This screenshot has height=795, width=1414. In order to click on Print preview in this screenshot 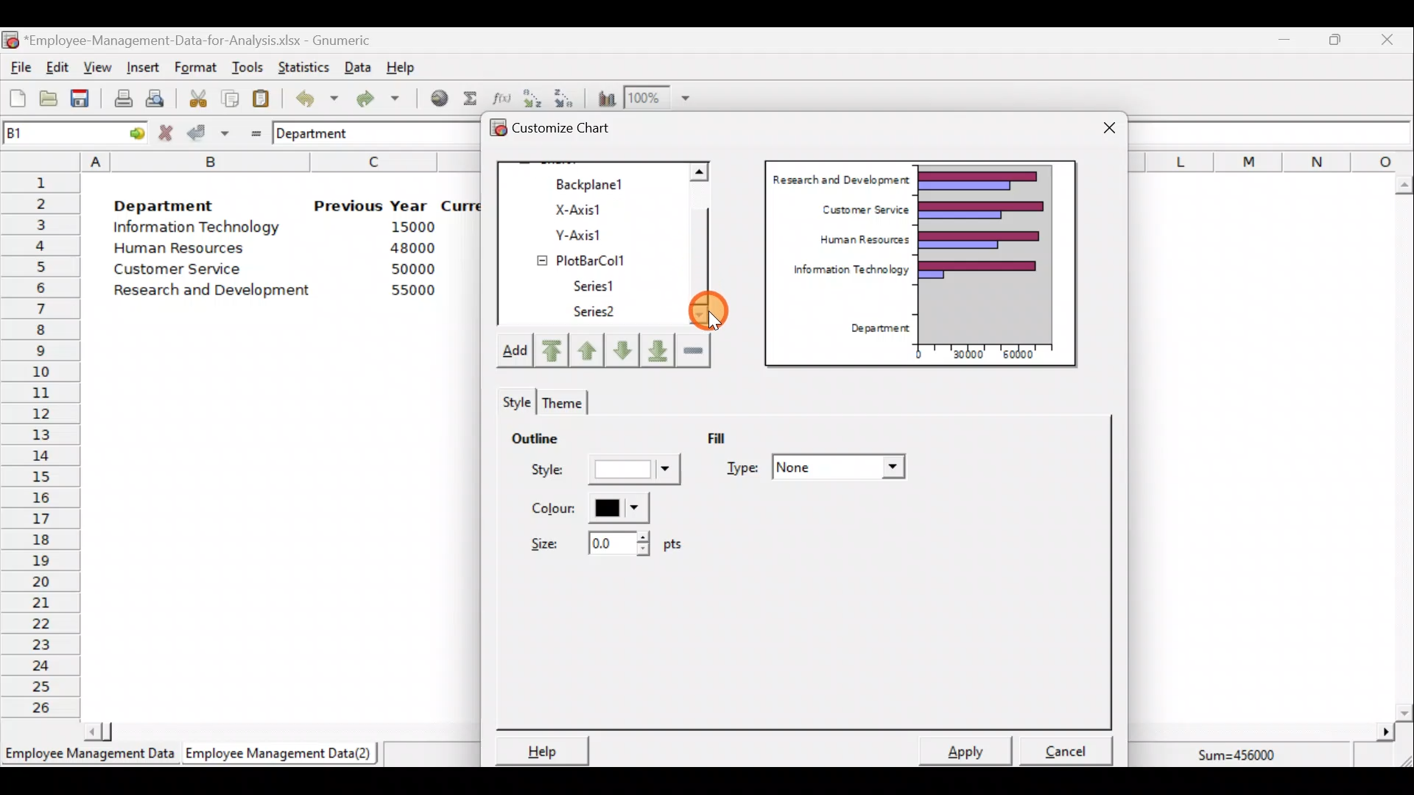, I will do `click(155, 96)`.